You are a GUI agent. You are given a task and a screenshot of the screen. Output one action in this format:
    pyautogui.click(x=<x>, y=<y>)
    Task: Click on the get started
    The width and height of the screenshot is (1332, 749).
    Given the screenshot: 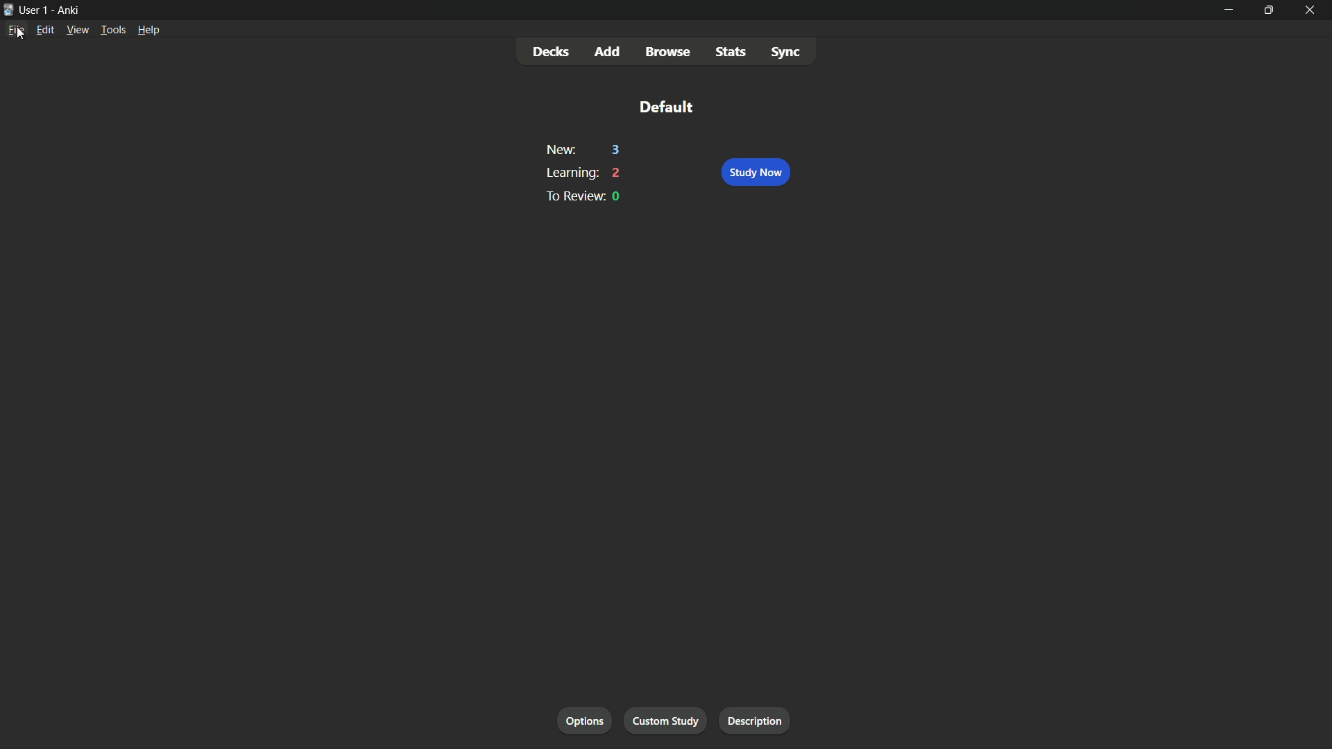 What is the action you would take?
    pyautogui.click(x=586, y=722)
    